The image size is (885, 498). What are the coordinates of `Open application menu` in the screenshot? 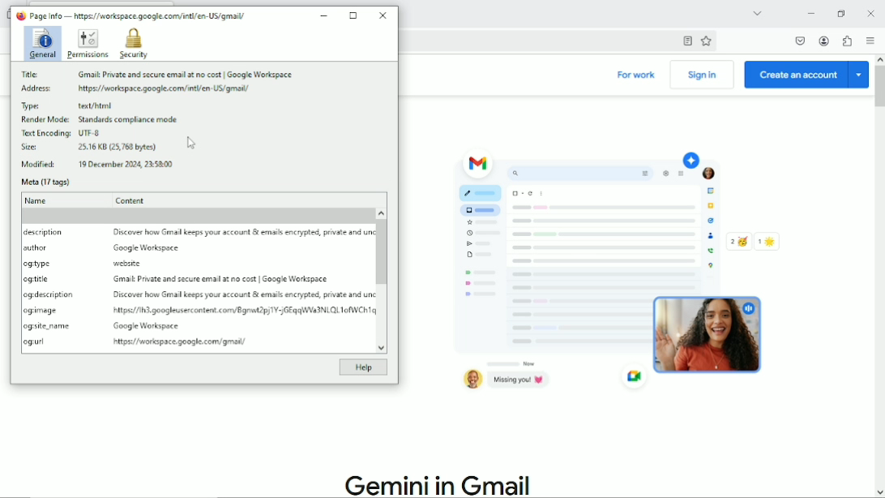 It's located at (870, 40).